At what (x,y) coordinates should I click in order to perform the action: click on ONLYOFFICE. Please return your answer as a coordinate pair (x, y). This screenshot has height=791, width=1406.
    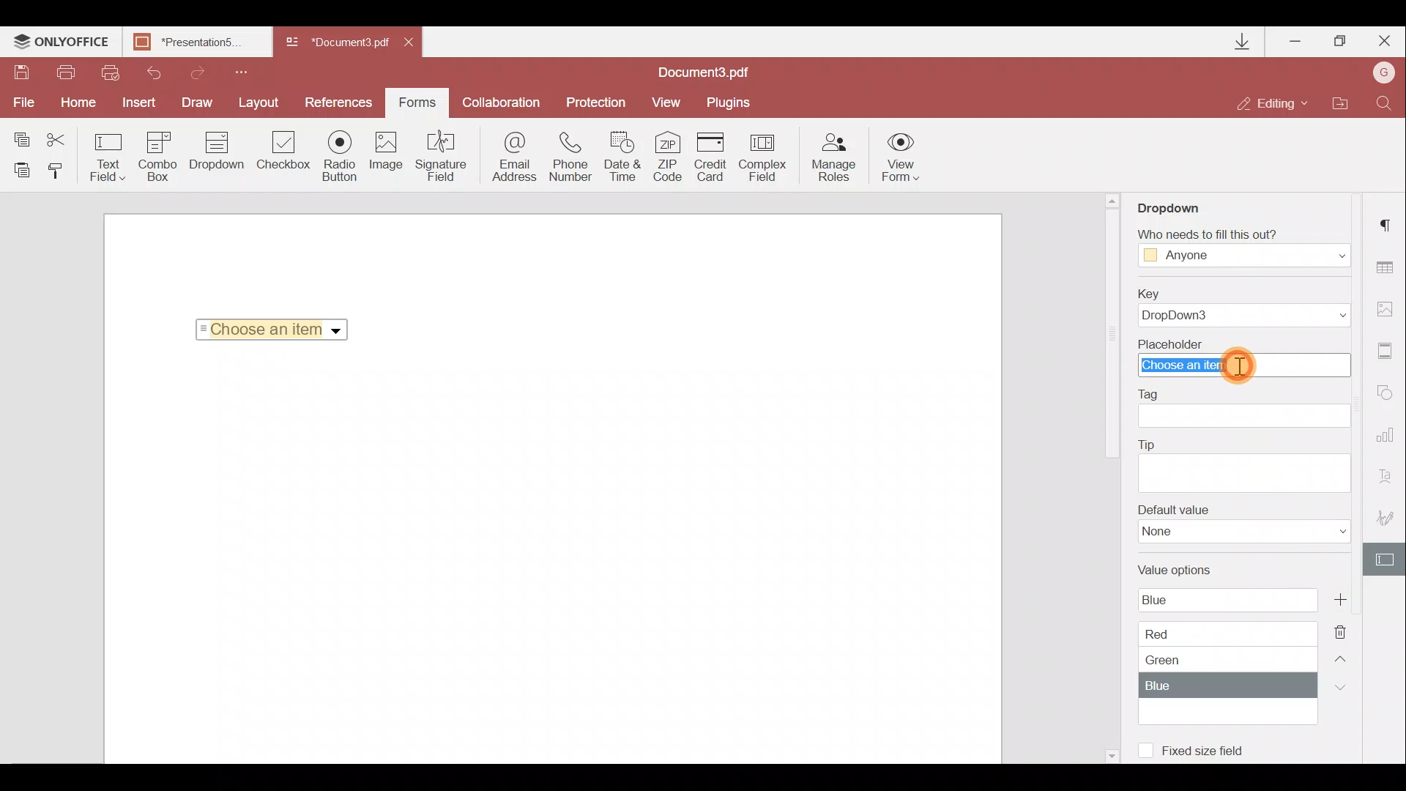
    Looking at the image, I should click on (62, 44).